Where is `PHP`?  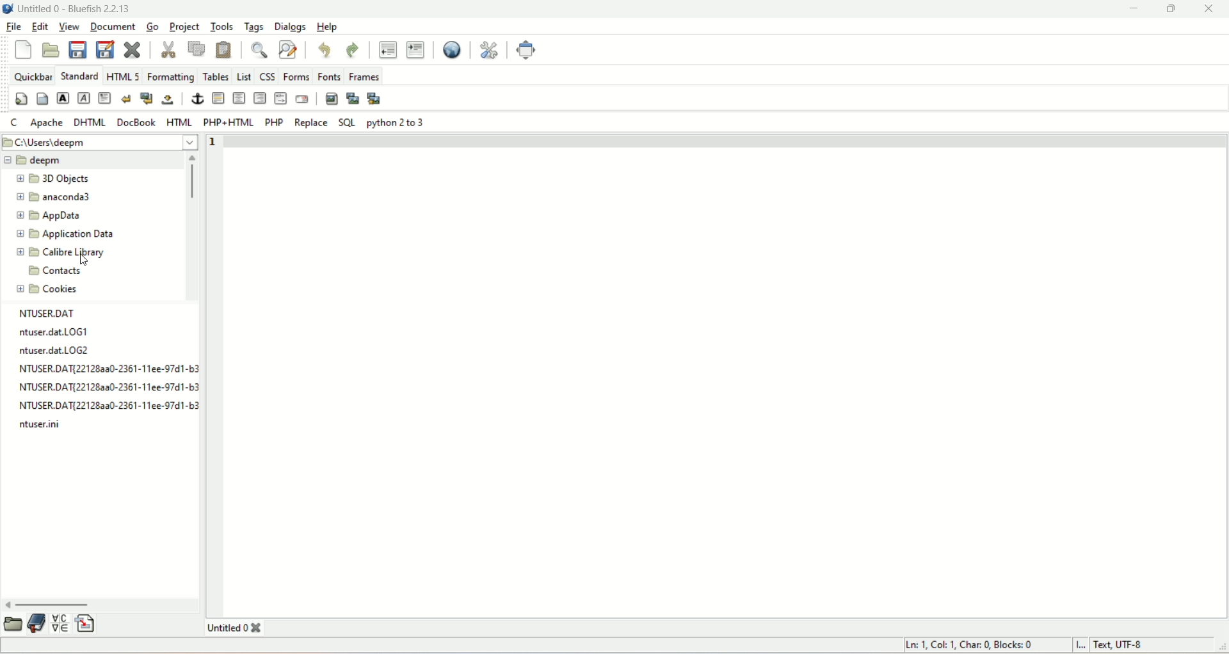
PHP is located at coordinates (275, 123).